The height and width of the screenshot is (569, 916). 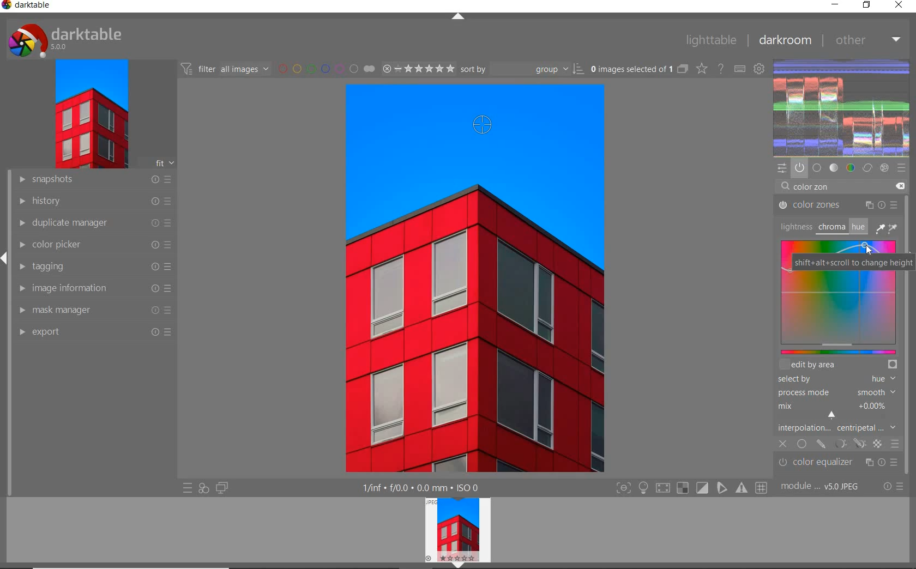 What do you see at coordinates (93, 310) in the screenshot?
I see `mask manager` at bounding box center [93, 310].